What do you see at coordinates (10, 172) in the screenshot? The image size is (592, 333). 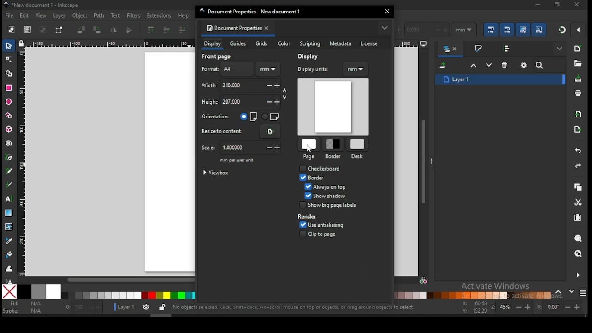 I see `pencil tool` at bounding box center [10, 172].